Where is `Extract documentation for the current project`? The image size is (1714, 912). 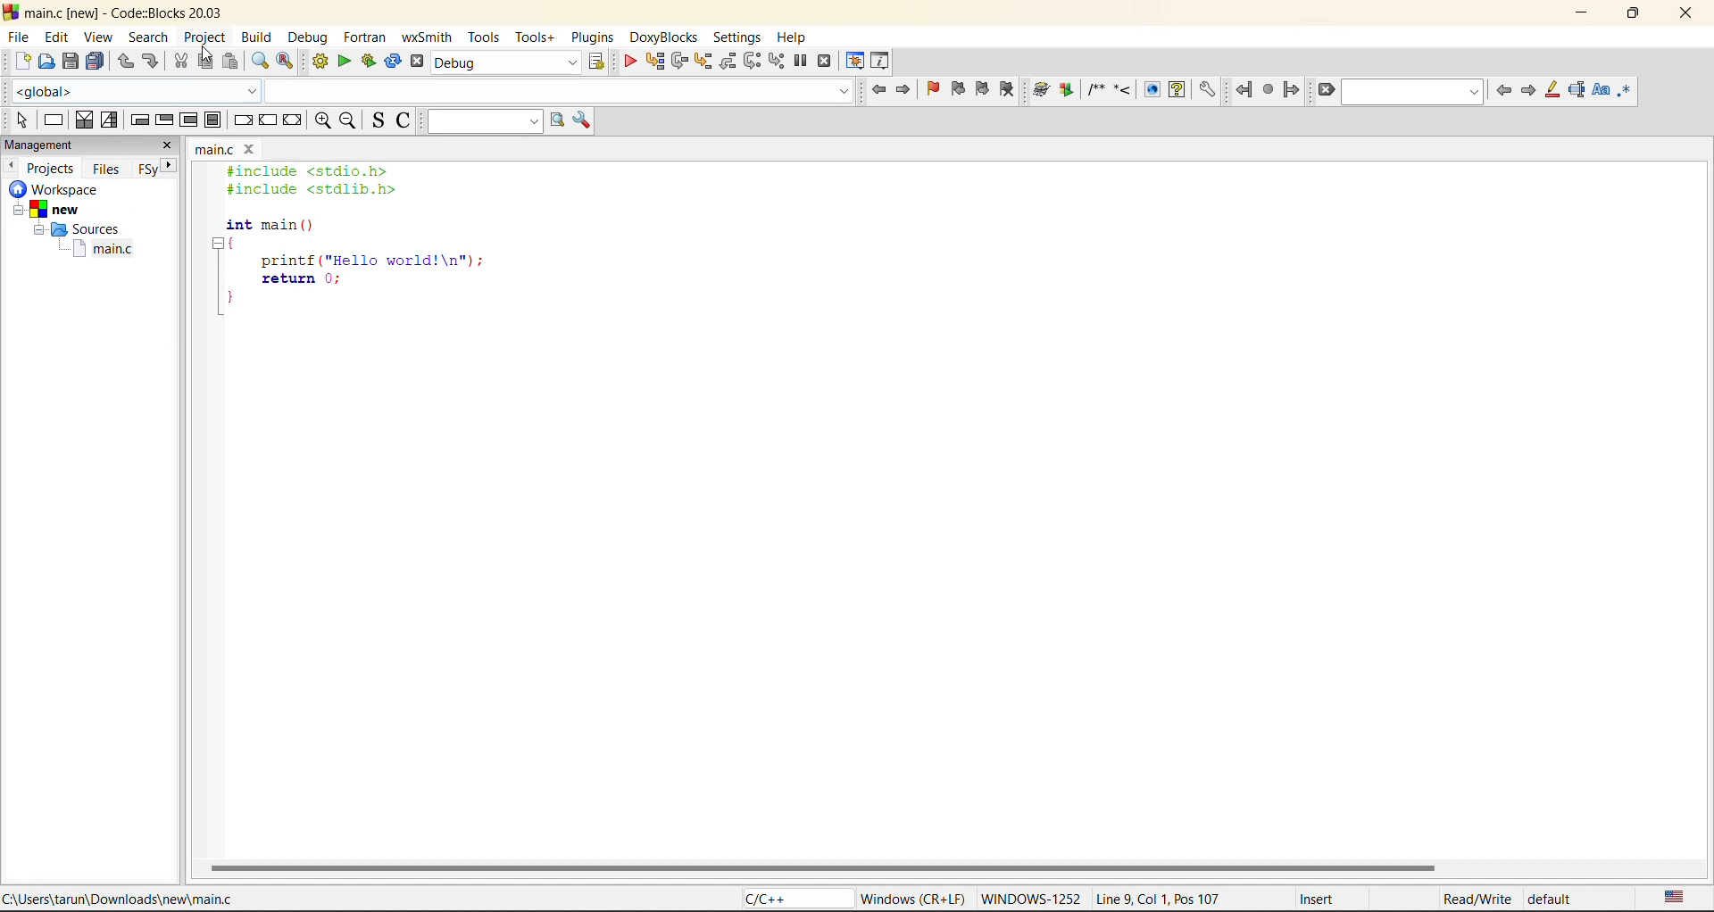
Extract documentation for the current project is located at coordinates (1064, 90).